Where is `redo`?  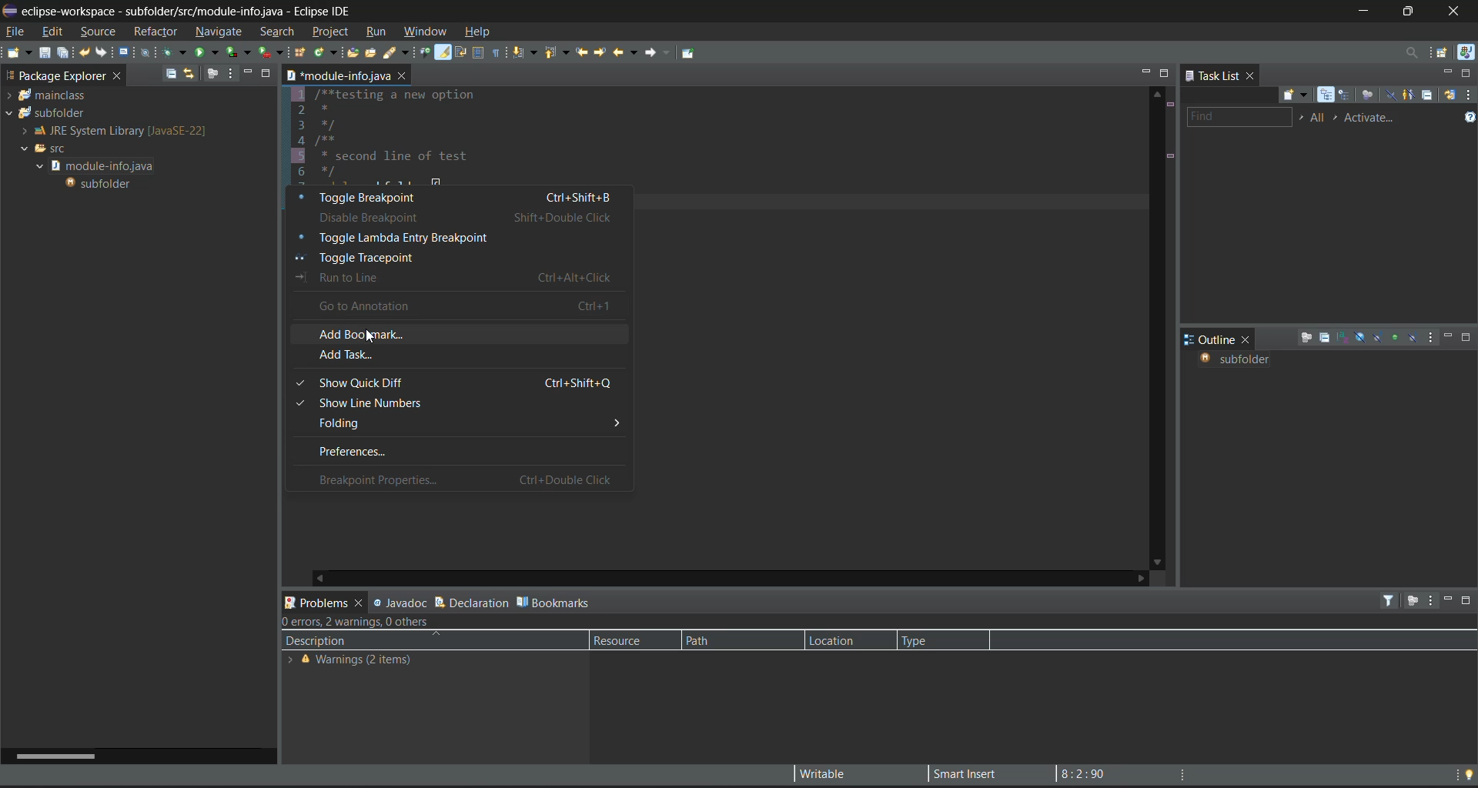
redo is located at coordinates (104, 52).